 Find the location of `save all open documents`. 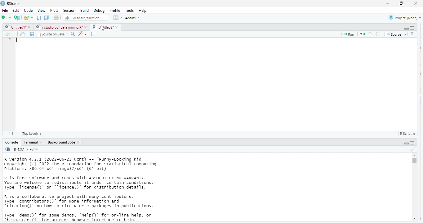

save all open documents is located at coordinates (47, 18).